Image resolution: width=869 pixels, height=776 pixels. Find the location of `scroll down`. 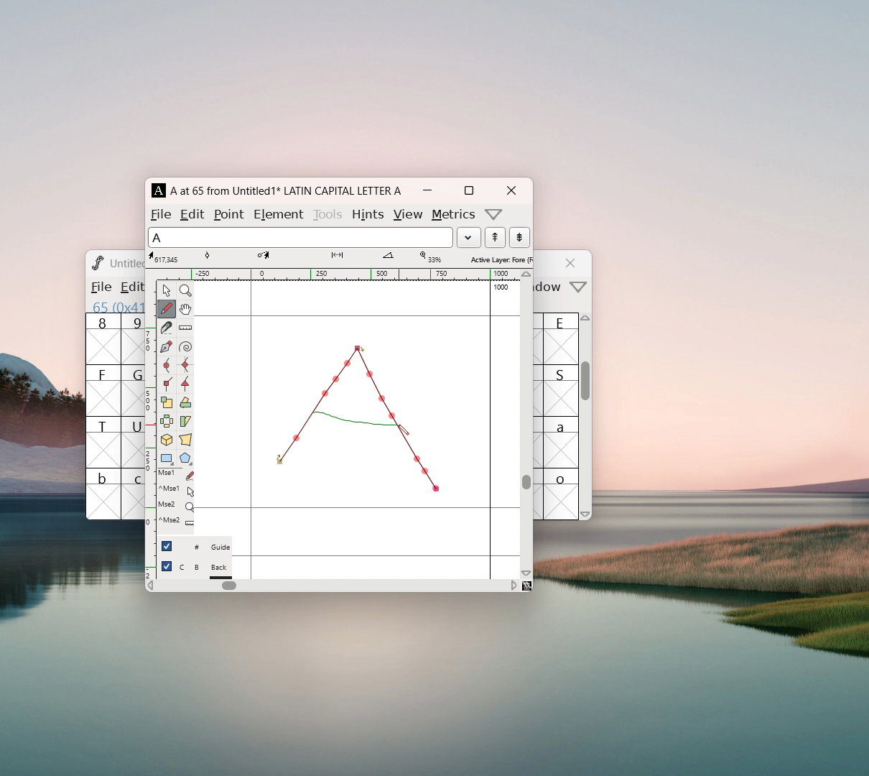

scroll down is located at coordinates (526, 573).